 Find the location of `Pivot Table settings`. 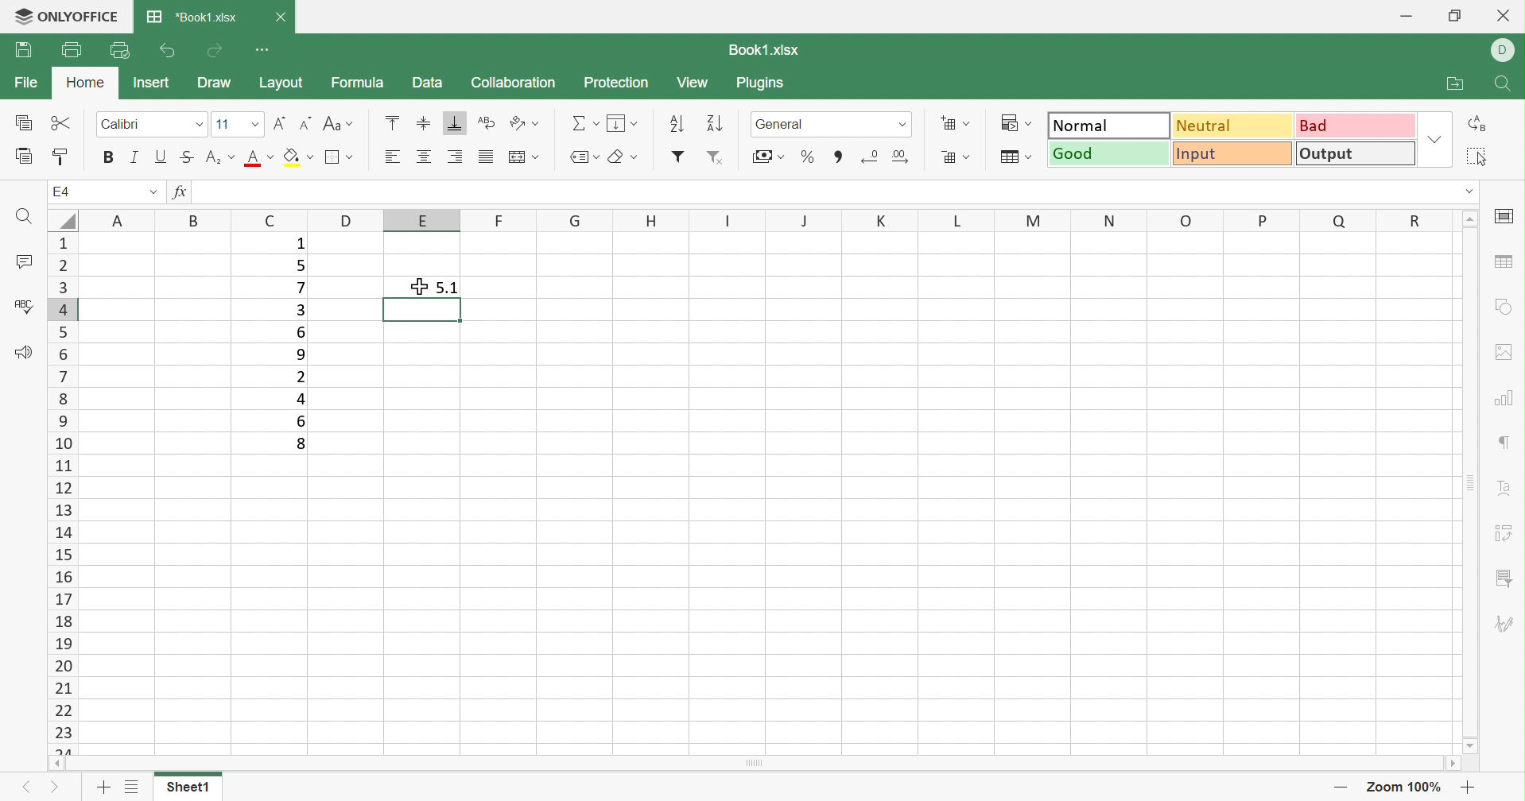

Pivot Table settings is located at coordinates (1504, 532).